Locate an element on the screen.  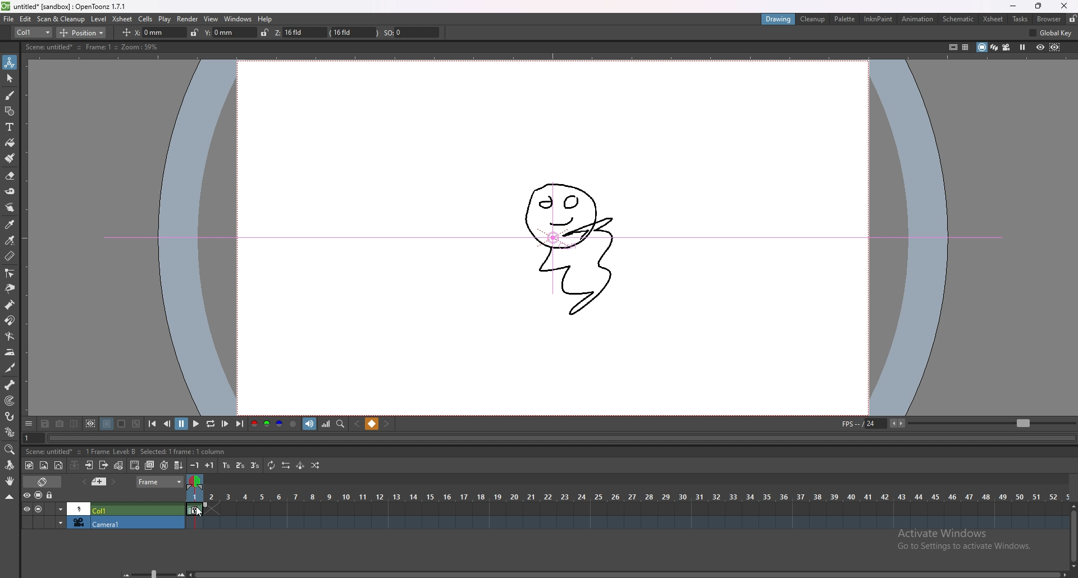
selected frame is located at coordinates (198, 507).